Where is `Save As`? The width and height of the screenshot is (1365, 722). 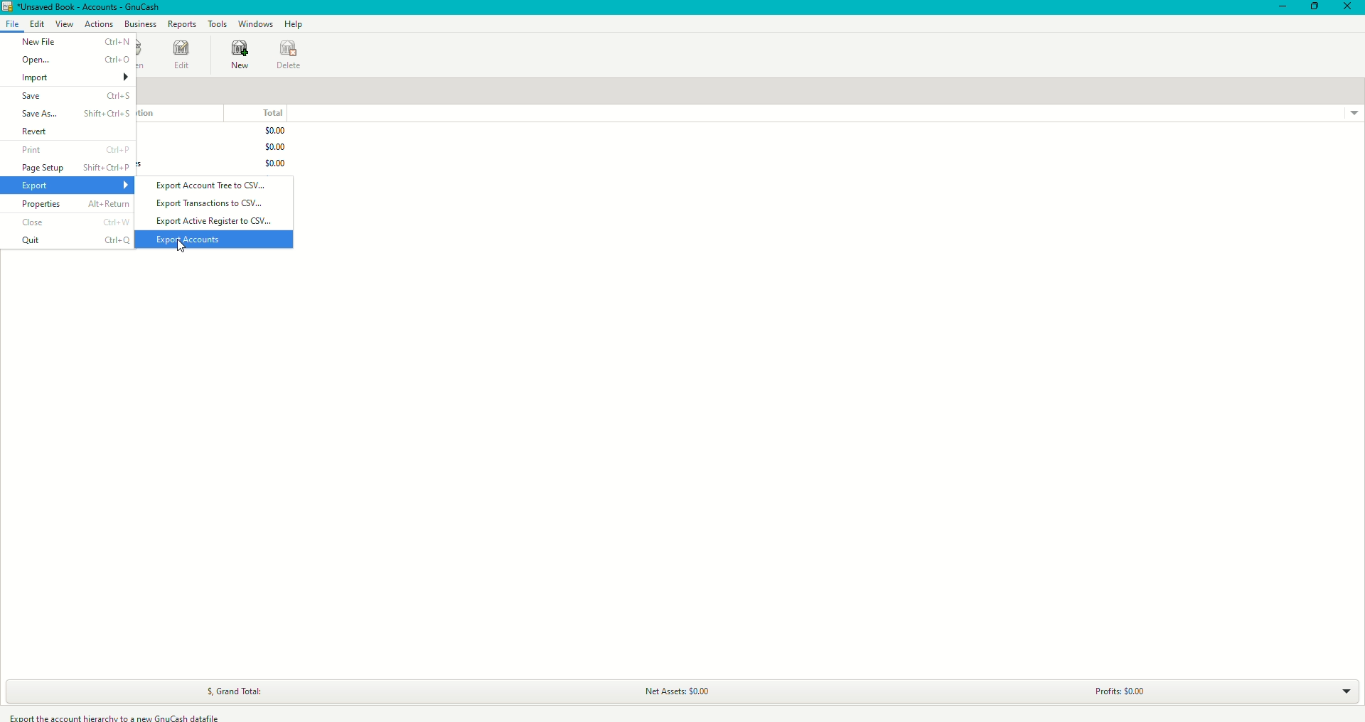 Save As is located at coordinates (75, 115).